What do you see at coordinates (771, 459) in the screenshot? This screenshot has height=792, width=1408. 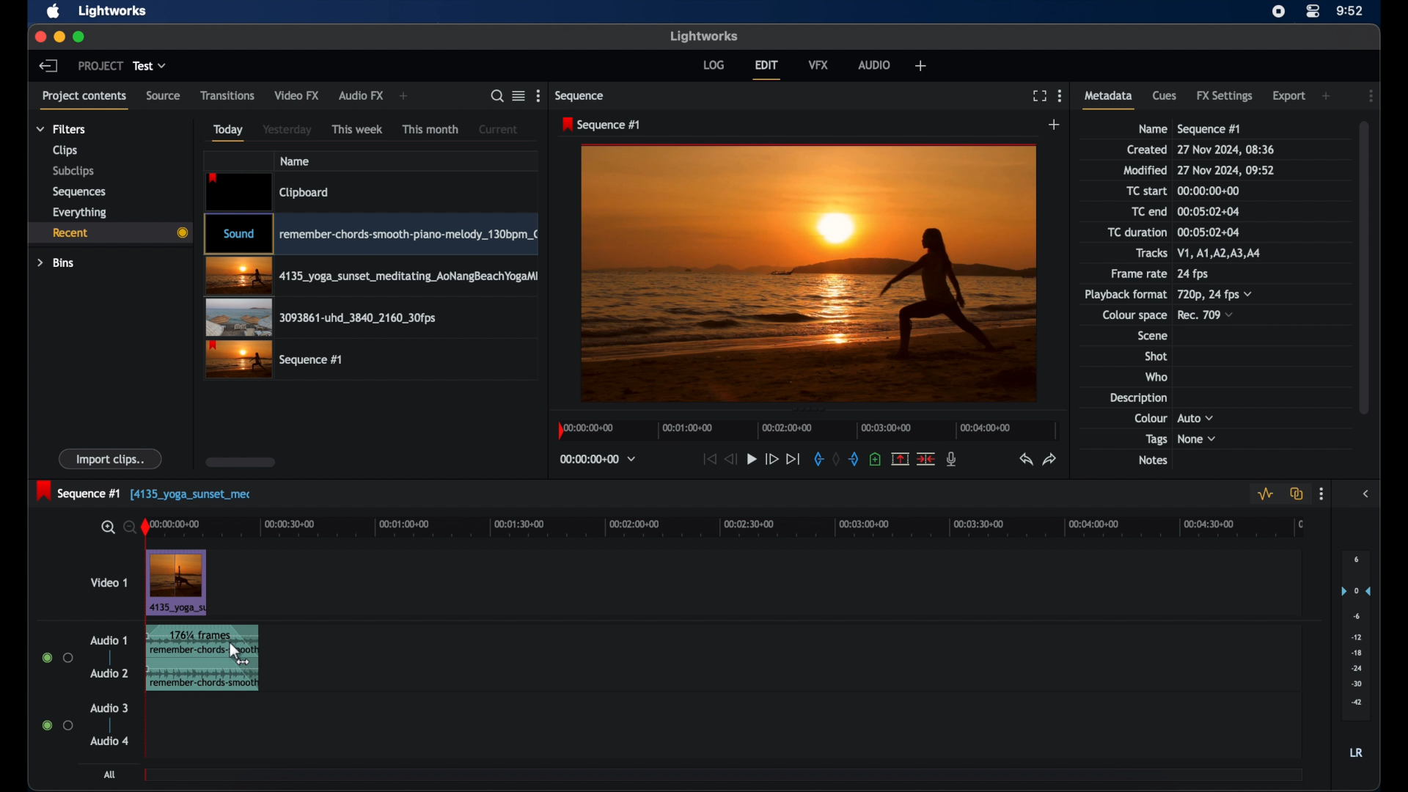 I see `fast forward` at bounding box center [771, 459].